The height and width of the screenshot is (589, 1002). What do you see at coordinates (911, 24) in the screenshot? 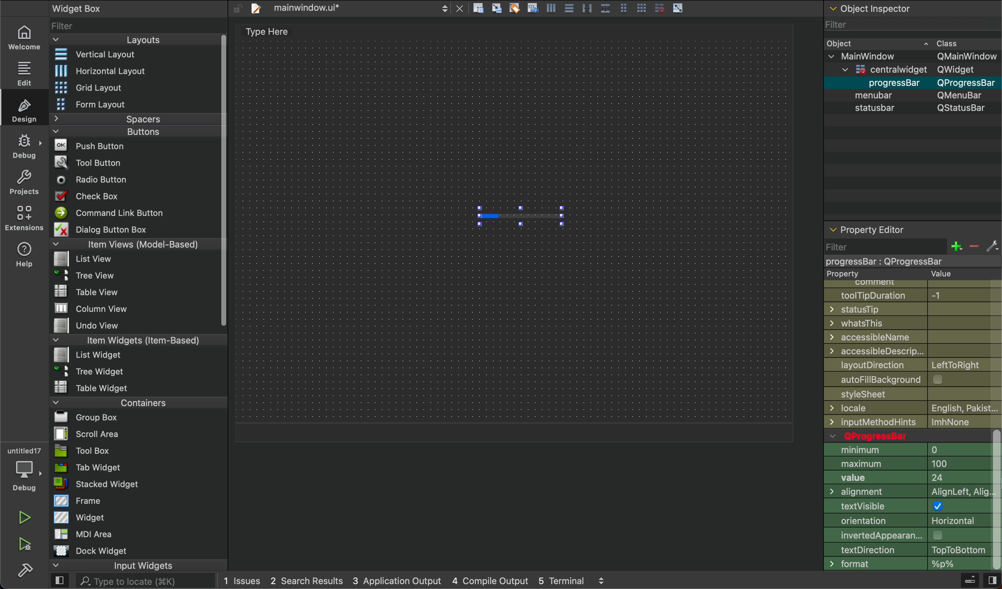
I see `Filter` at bounding box center [911, 24].